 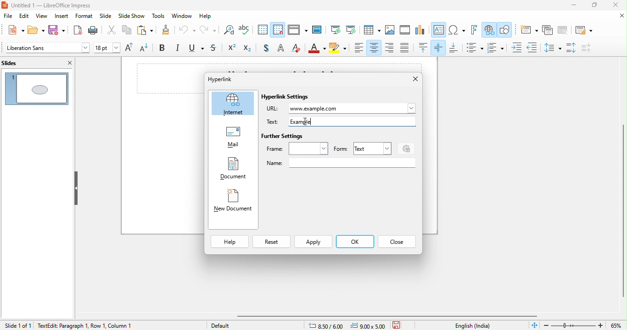 I want to click on delete slide, so click(x=563, y=30).